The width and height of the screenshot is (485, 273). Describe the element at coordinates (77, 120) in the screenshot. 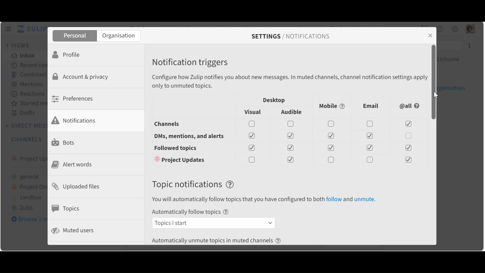

I see `Notifications` at that location.